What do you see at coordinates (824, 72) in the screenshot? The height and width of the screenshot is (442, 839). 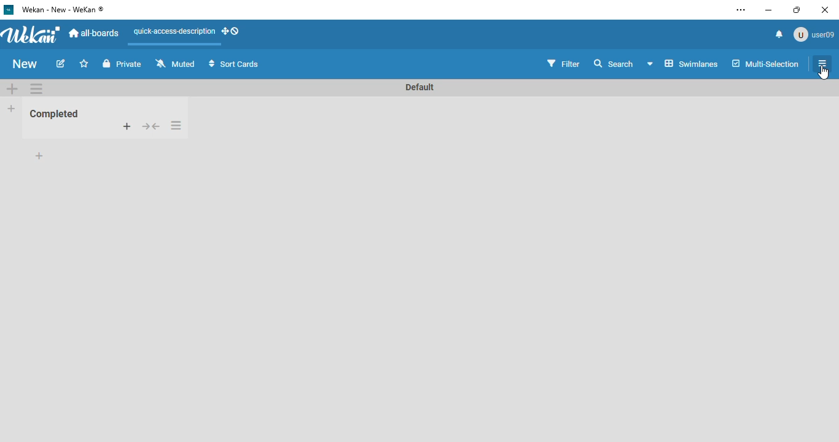 I see `cursor` at bounding box center [824, 72].